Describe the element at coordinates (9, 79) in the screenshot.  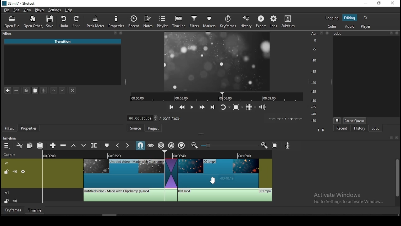
I see `A1` at that location.